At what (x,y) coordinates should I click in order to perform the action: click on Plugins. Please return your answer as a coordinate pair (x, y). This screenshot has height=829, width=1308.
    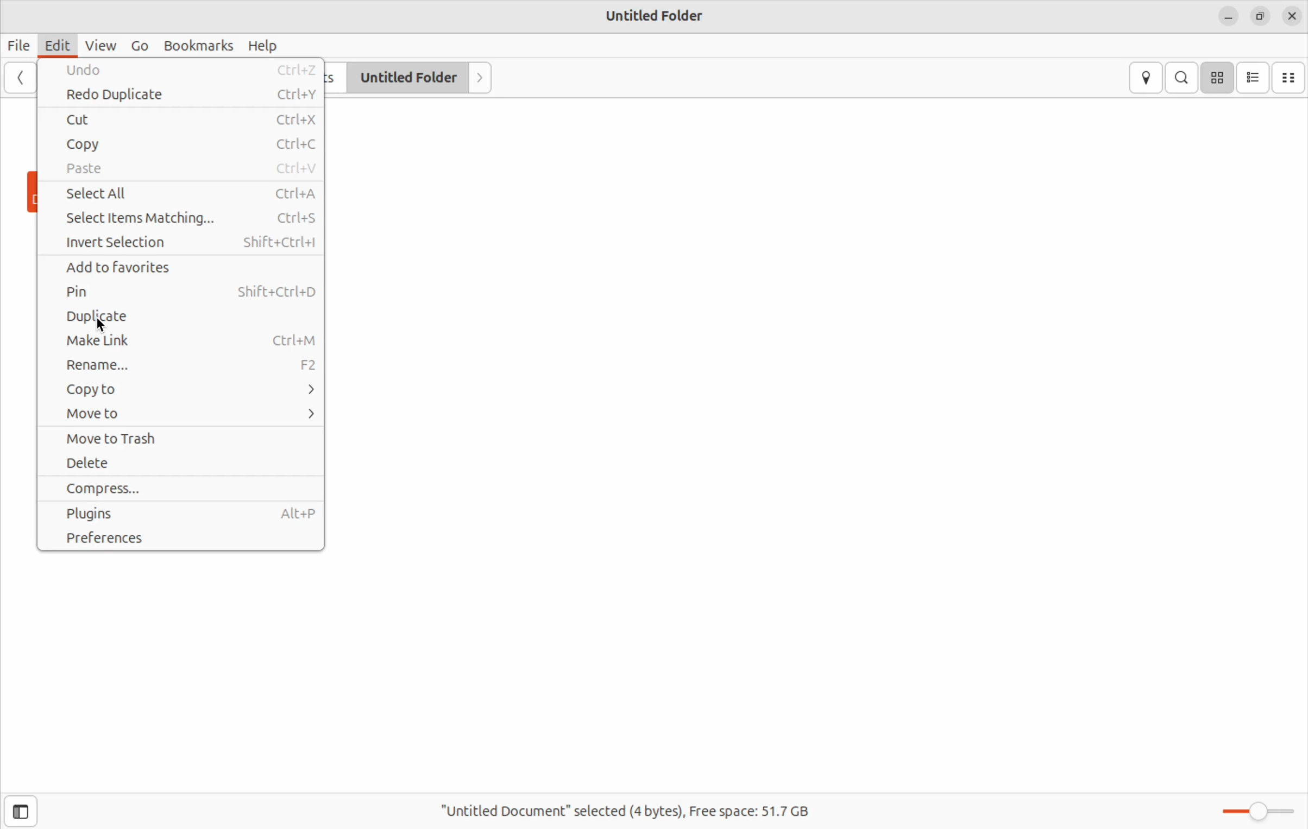
    Looking at the image, I should click on (182, 511).